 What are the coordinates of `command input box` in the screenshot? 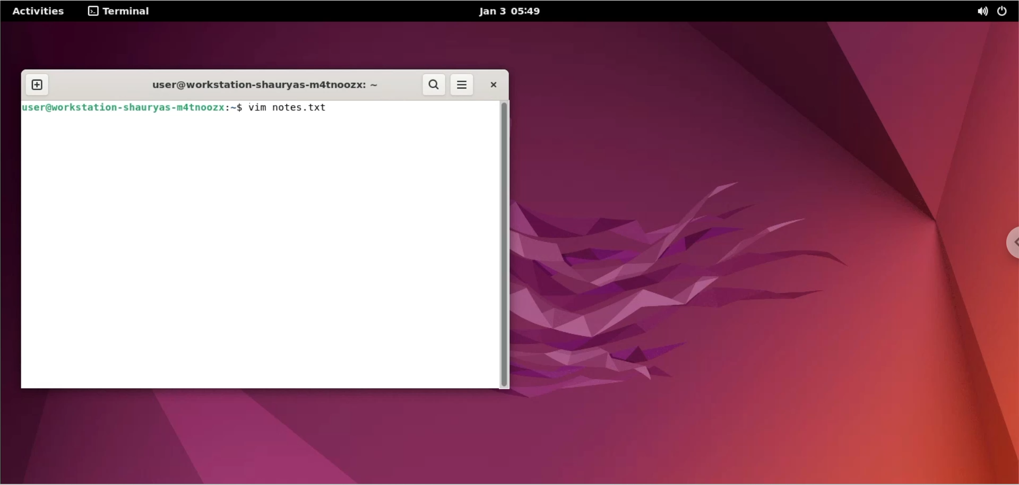 It's located at (258, 253).